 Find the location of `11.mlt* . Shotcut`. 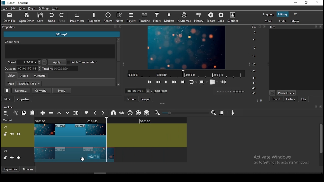

11.mlt* . Shotcut is located at coordinates (15, 3).